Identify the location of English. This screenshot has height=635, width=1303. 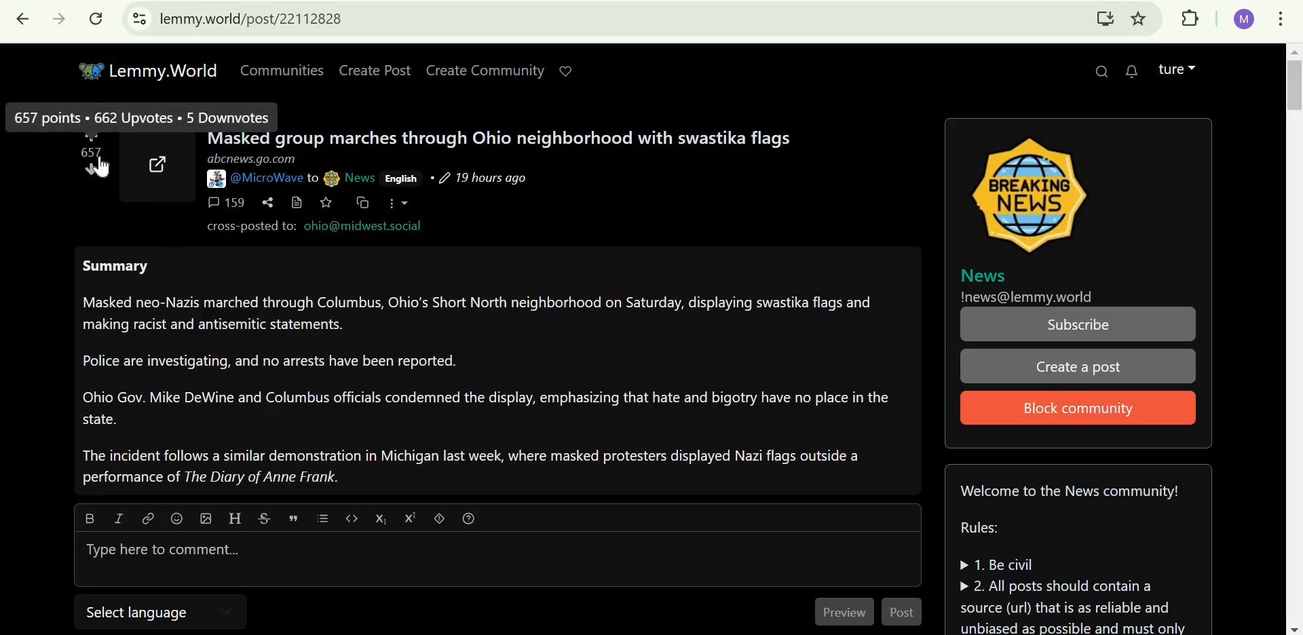
(401, 178).